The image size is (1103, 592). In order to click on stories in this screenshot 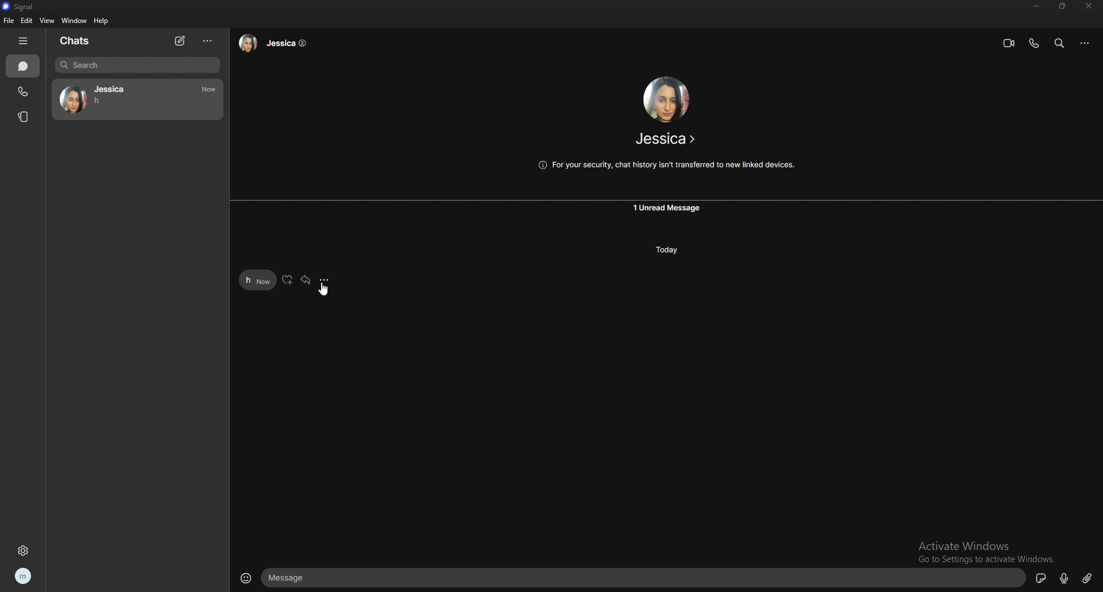, I will do `click(25, 117)`.